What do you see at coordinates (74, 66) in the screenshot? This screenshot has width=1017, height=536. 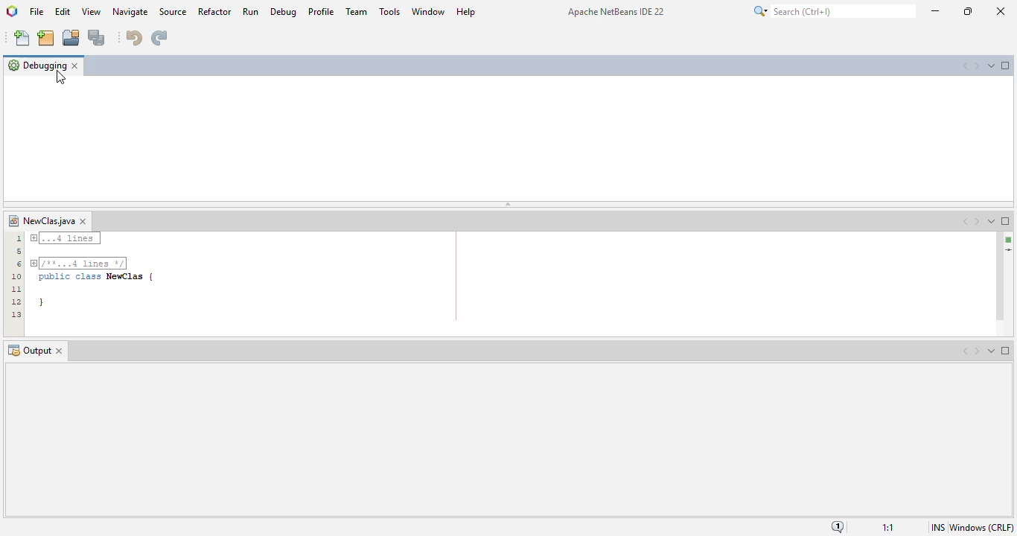 I see `close window` at bounding box center [74, 66].